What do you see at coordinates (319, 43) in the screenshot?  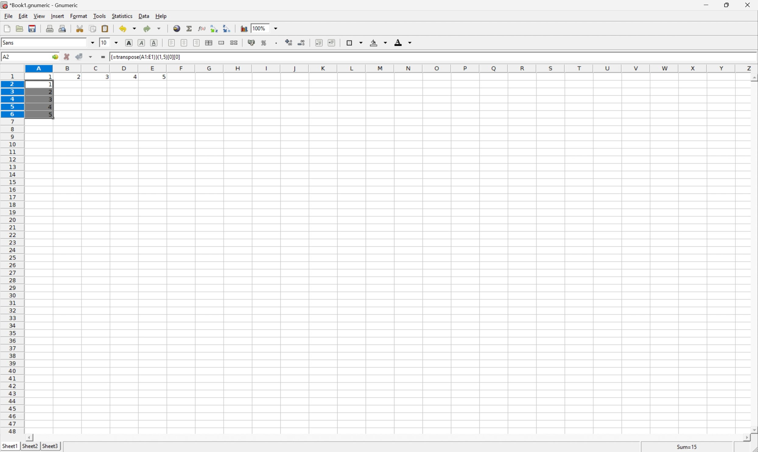 I see `decrease indent` at bounding box center [319, 43].